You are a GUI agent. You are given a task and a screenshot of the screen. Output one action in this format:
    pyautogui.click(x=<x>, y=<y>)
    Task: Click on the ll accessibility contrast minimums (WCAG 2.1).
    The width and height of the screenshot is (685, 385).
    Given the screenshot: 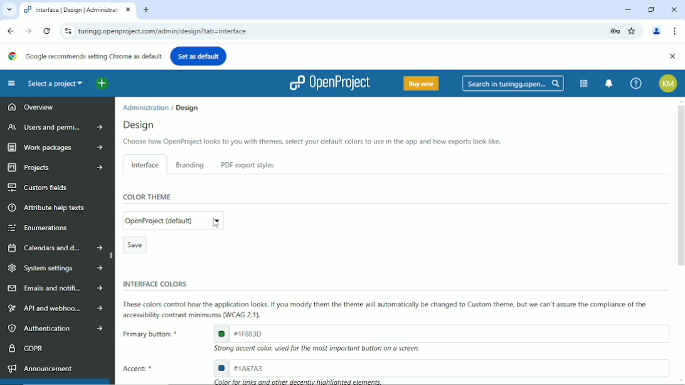 What is the action you would take?
    pyautogui.click(x=193, y=315)
    